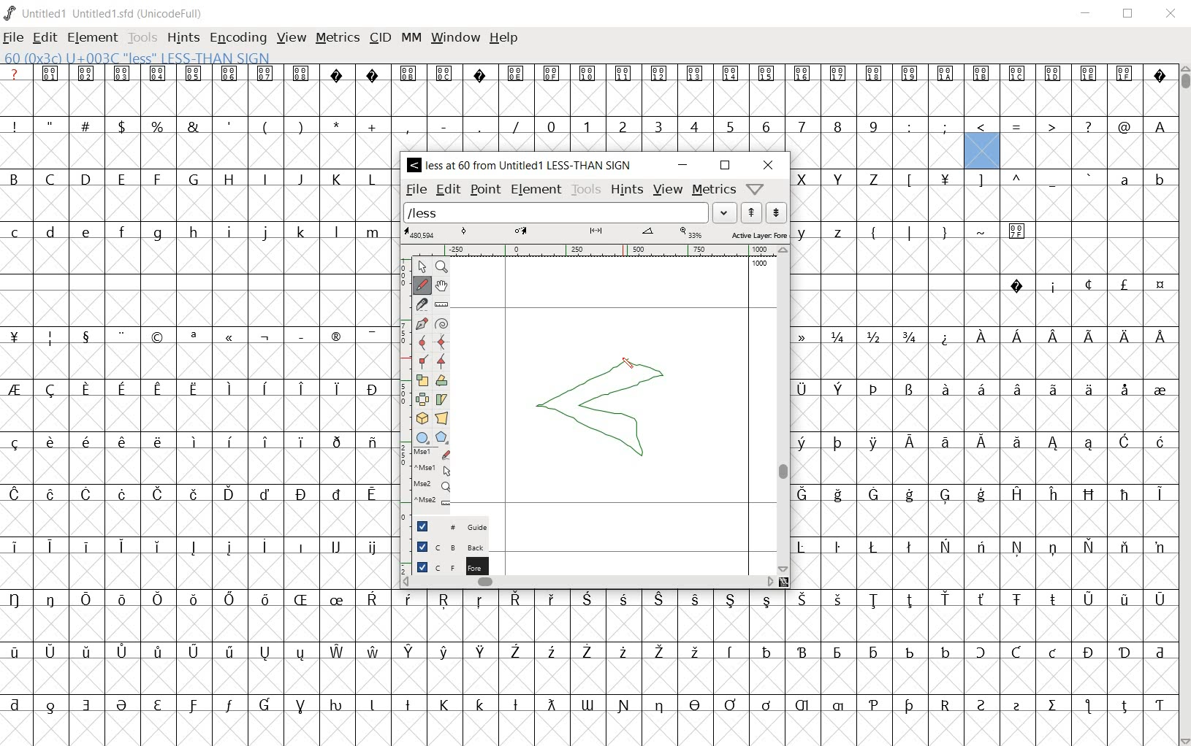 The width and height of the screenshot is (1191, 746). I want to click on , so click(1158, 126).